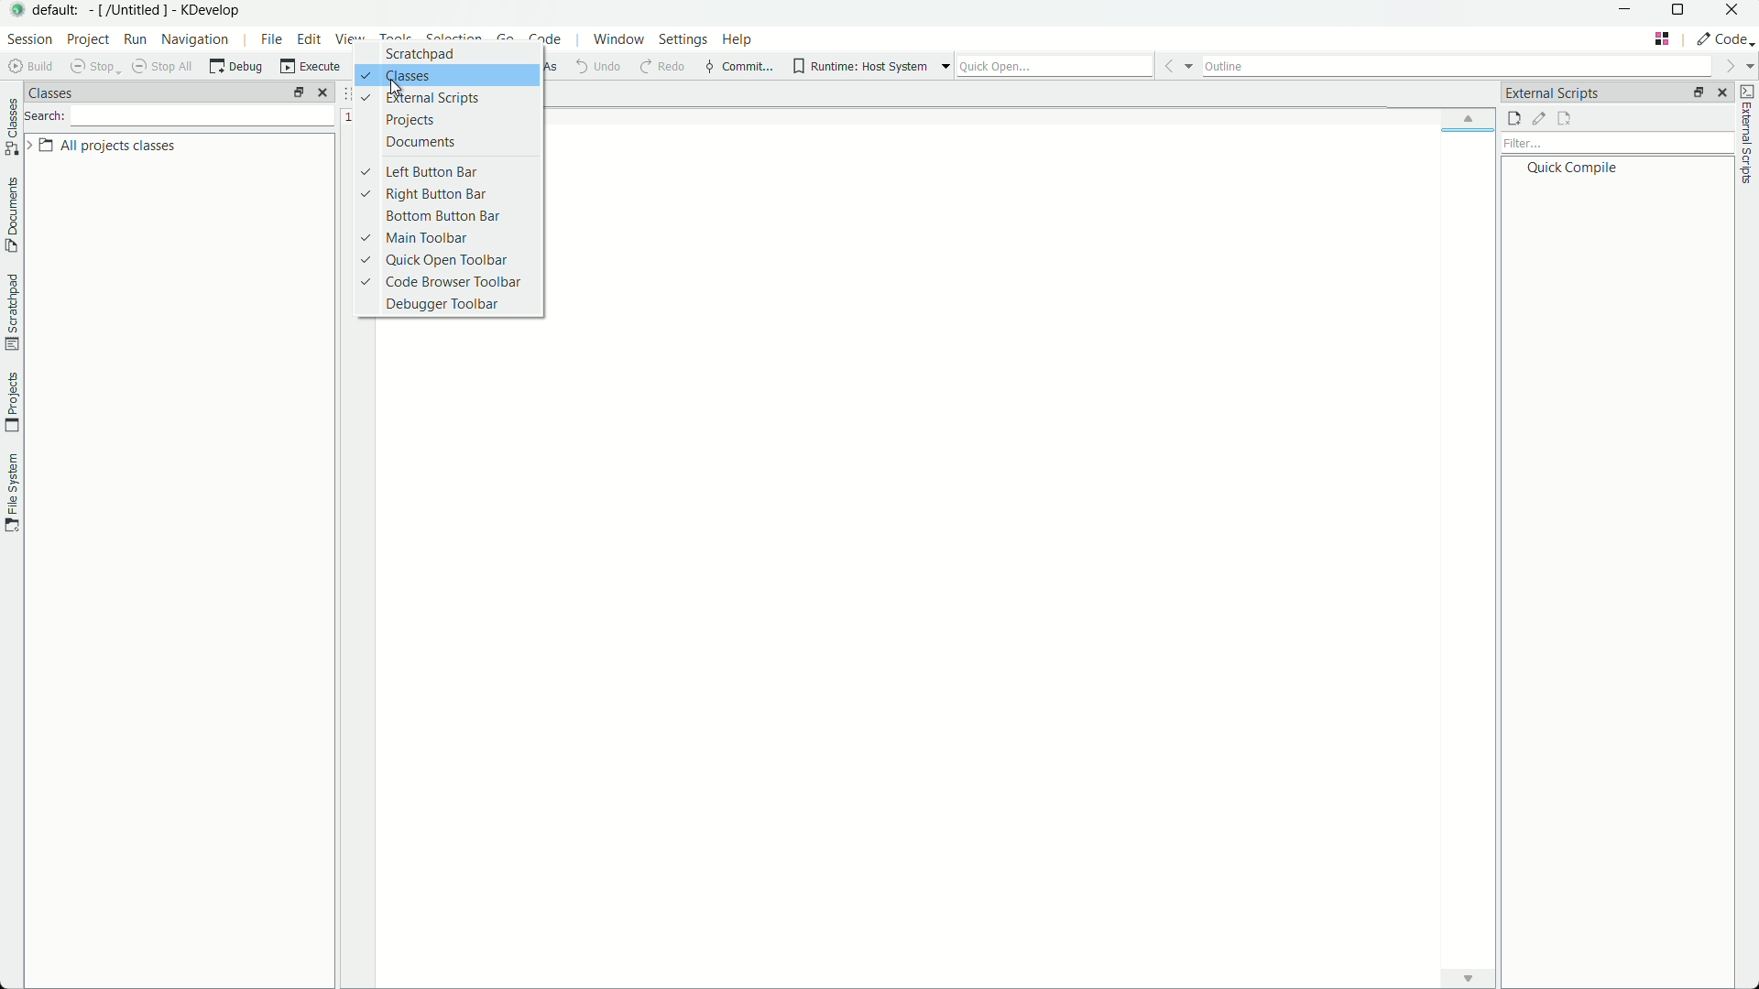 Image resolution: width=1759 pixels, height=989 pixels. What do you see at coordinates (11, 216) in the screenshot?
I see `document` at bounding box center [11, 216].